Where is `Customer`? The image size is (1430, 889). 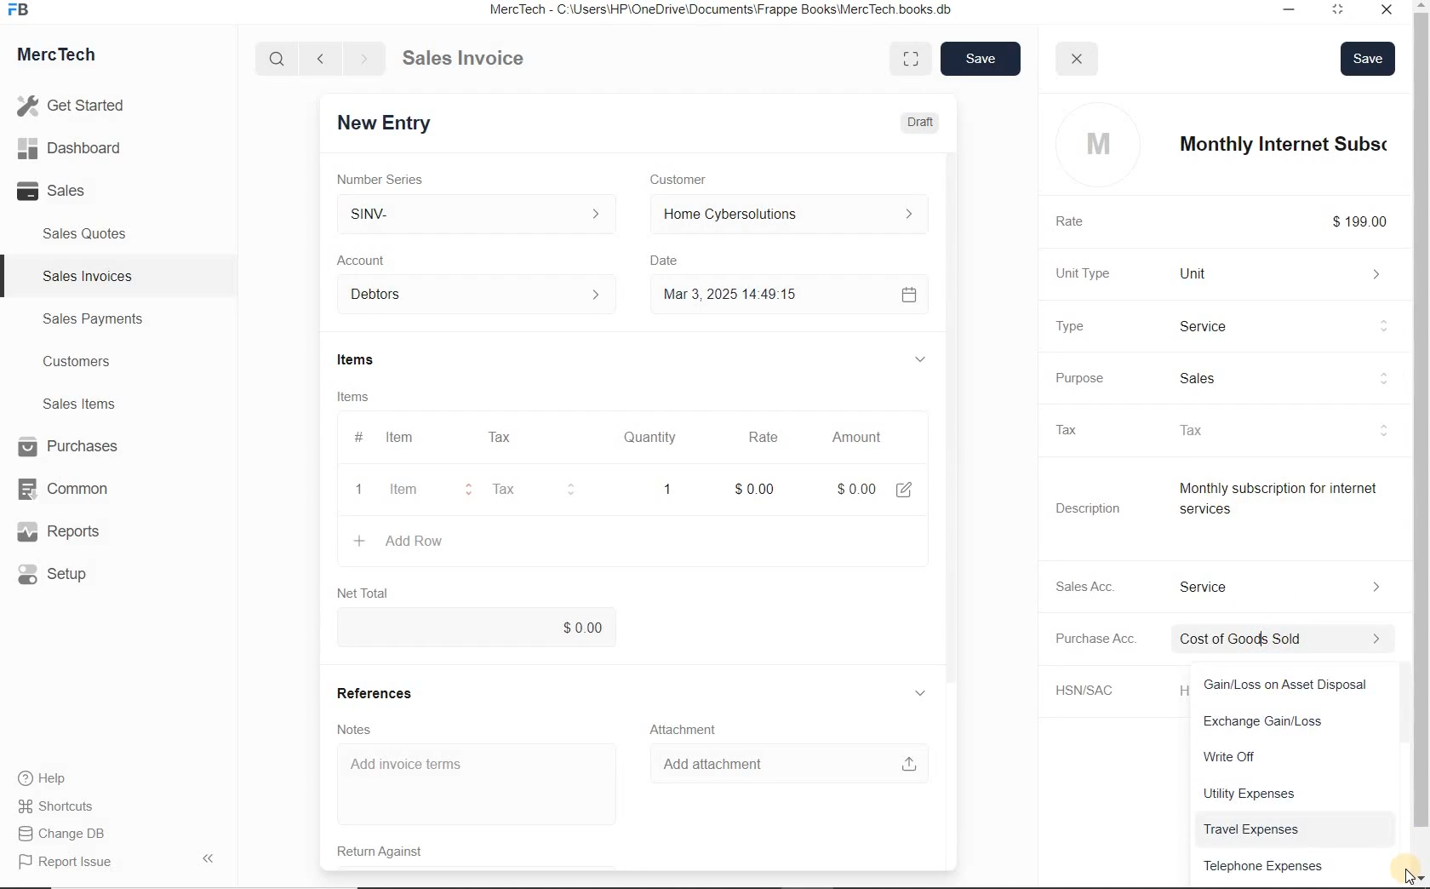
Customer is located at coordinates (696, 179).